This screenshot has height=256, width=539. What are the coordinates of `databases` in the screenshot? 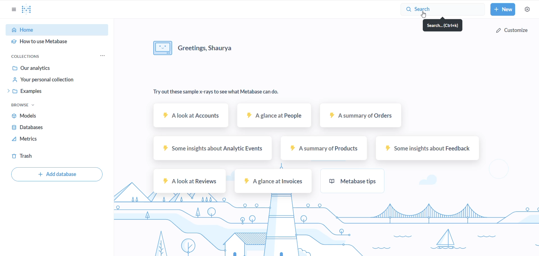 It's located at (34, 128).